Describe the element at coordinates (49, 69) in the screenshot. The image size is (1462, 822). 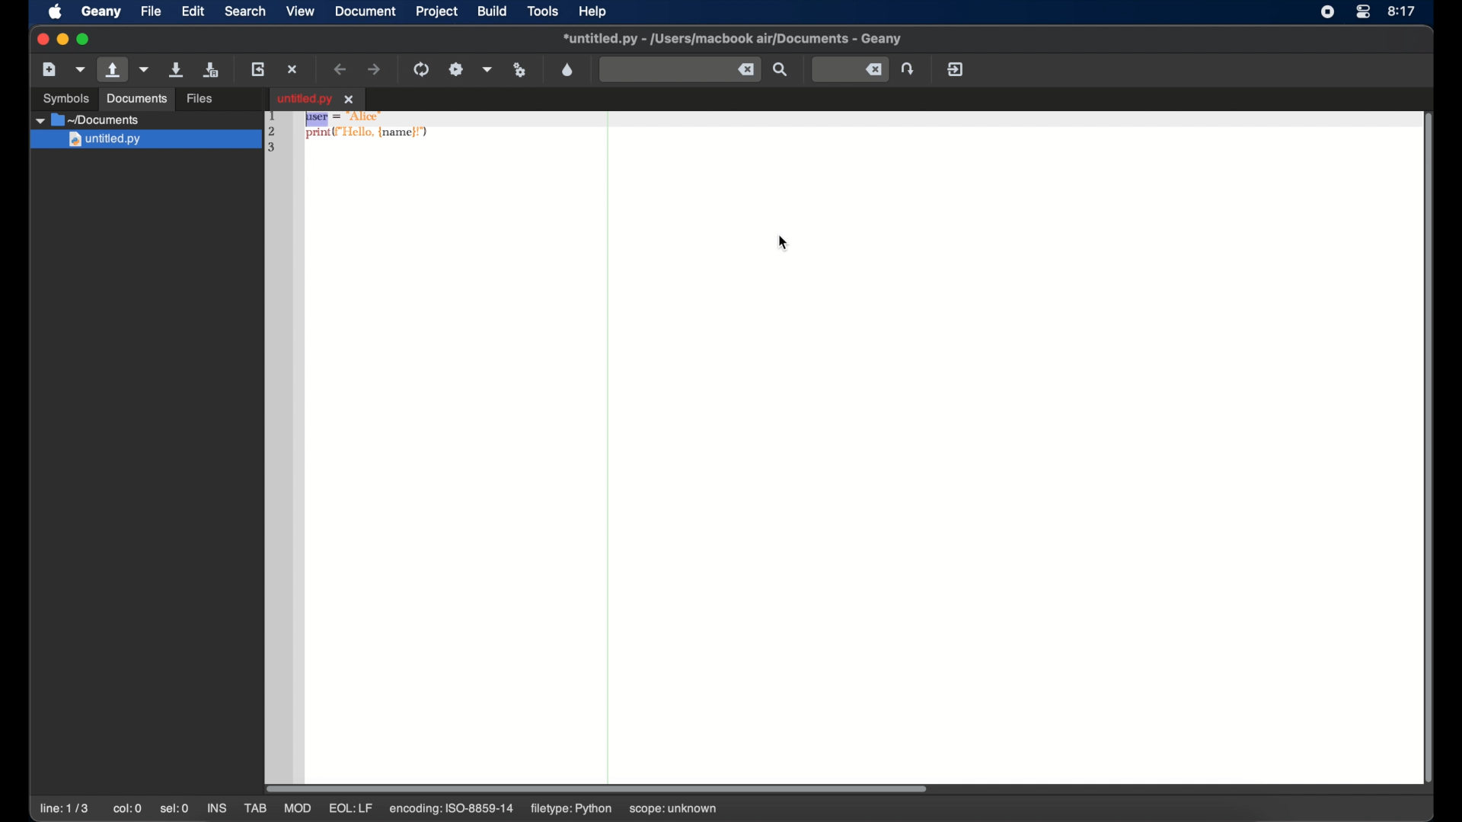
I see `create a new file` at that location.